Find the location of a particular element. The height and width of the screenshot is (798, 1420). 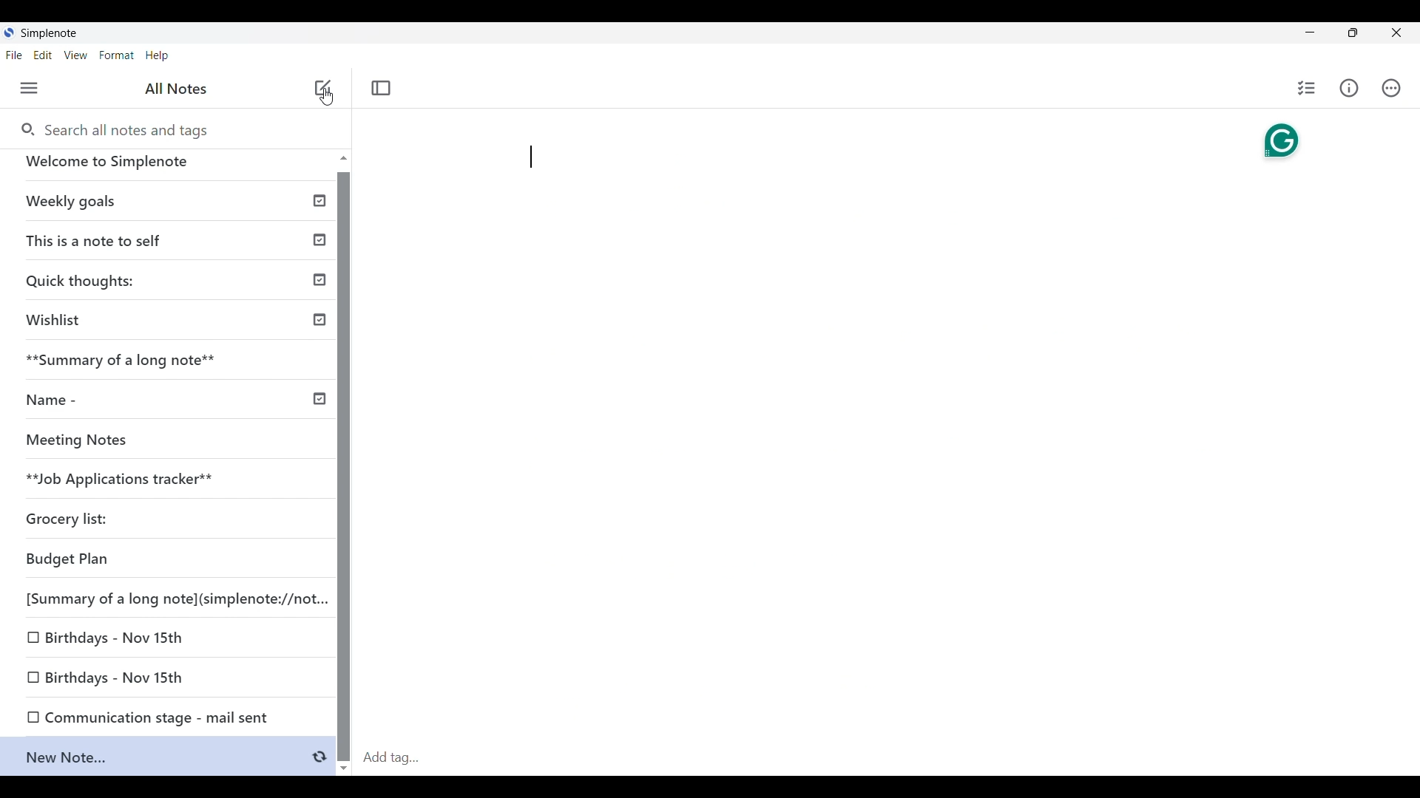

Add note is located at coordinates (324, 88).